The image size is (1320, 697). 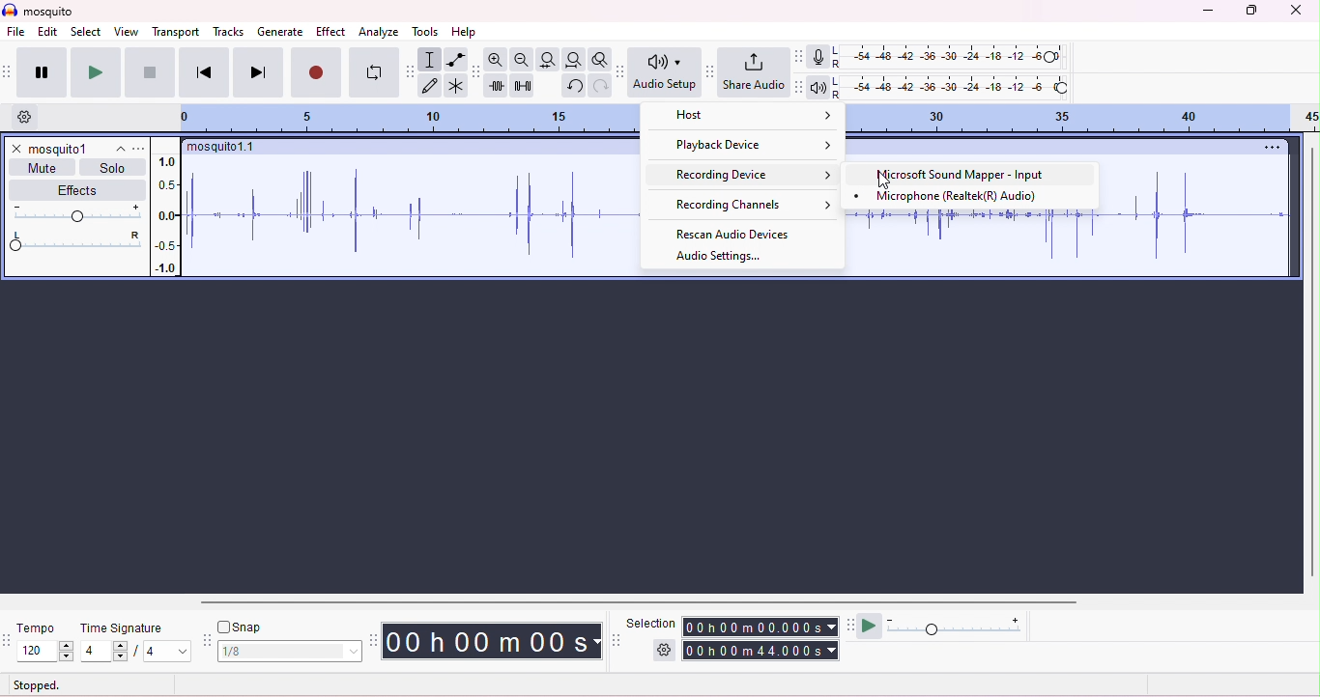 What do you see at coordinates (798, 87) in the screenshot?
I see `audio set up tool bar` at bounding box center [798, 87].